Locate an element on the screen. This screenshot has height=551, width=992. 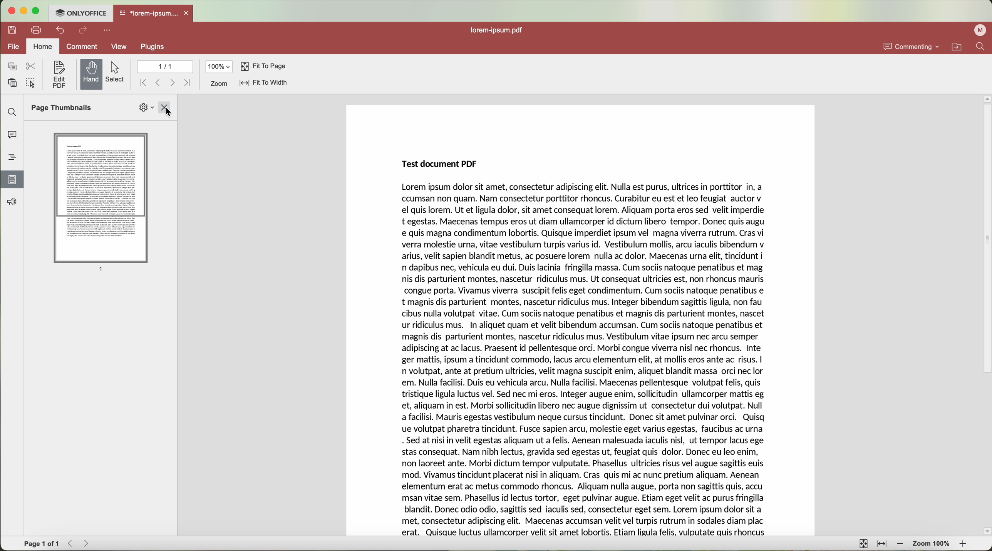
open file location is located at coordinates (957, 47).